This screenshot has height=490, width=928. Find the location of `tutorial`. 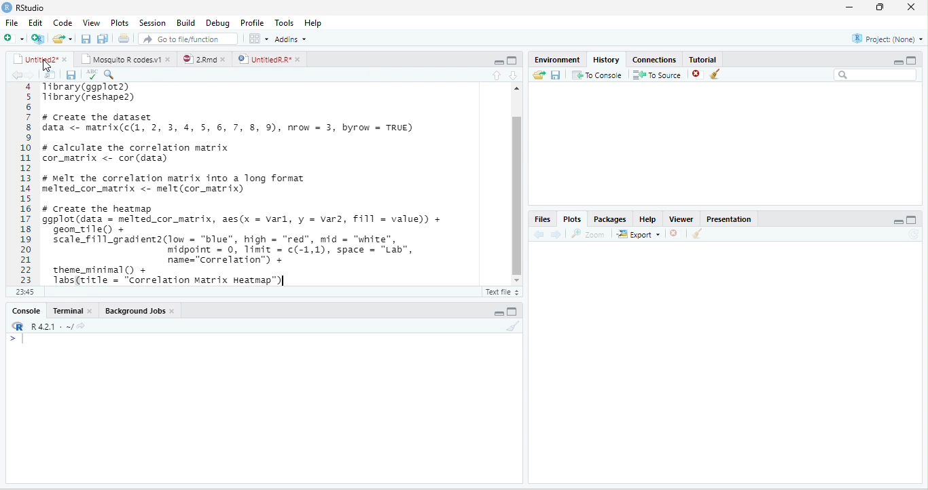

tutorial is located at coordinates (721, 58).